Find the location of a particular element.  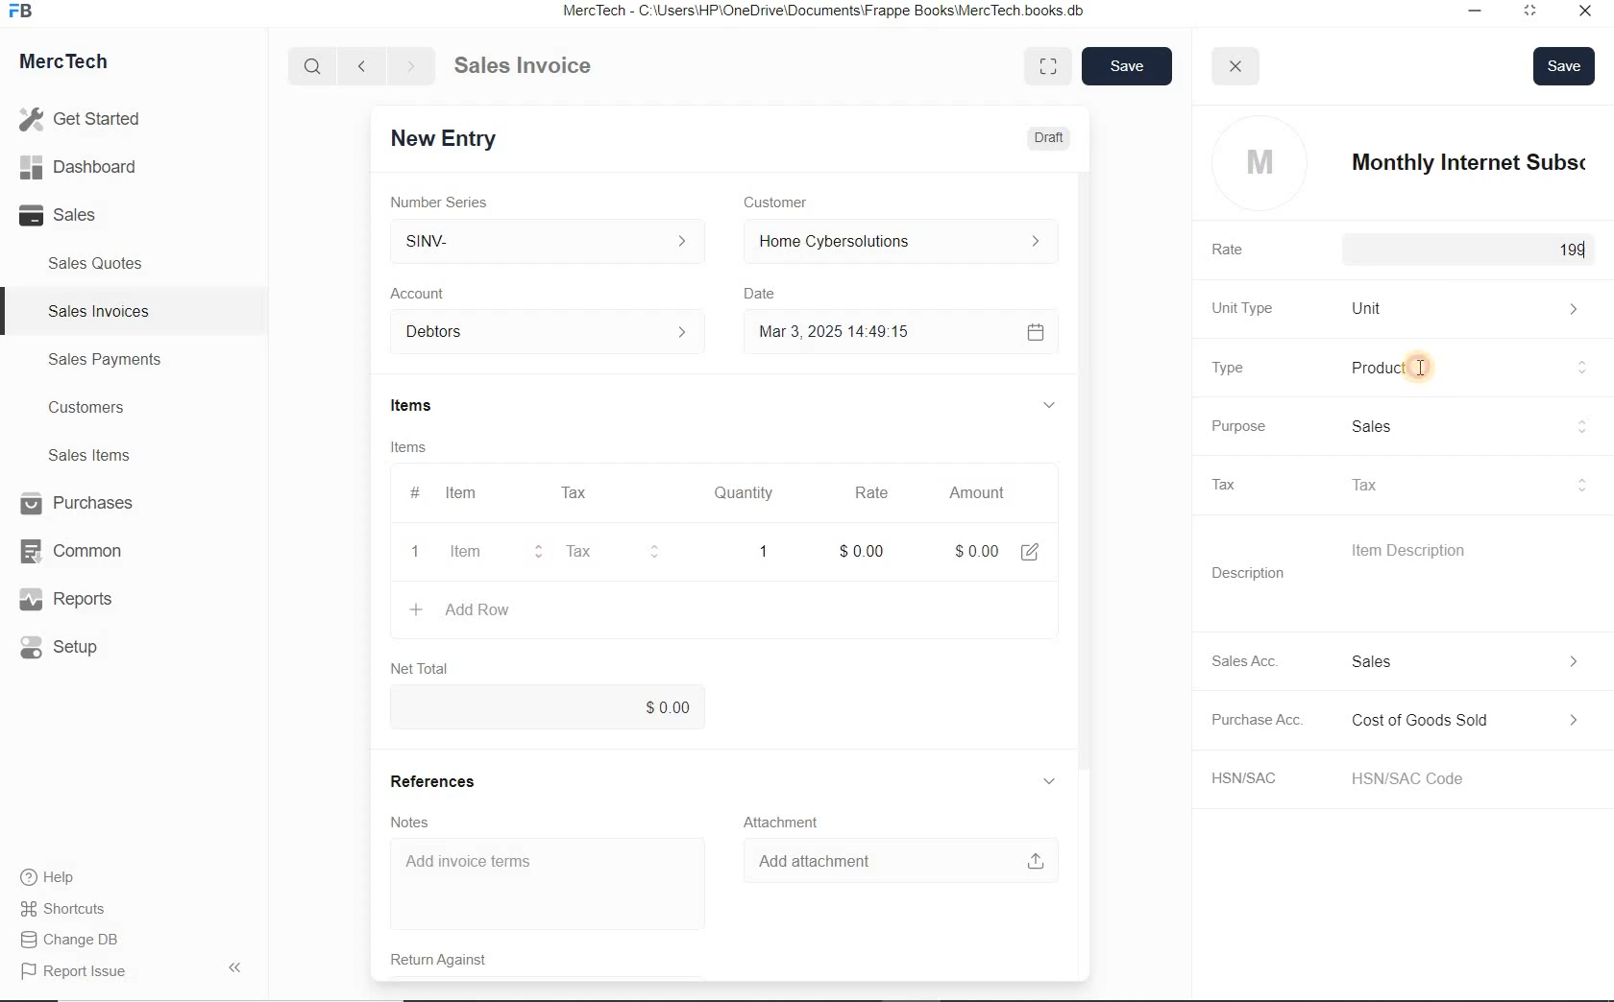

$199 is located at coordinates (1548, 250).